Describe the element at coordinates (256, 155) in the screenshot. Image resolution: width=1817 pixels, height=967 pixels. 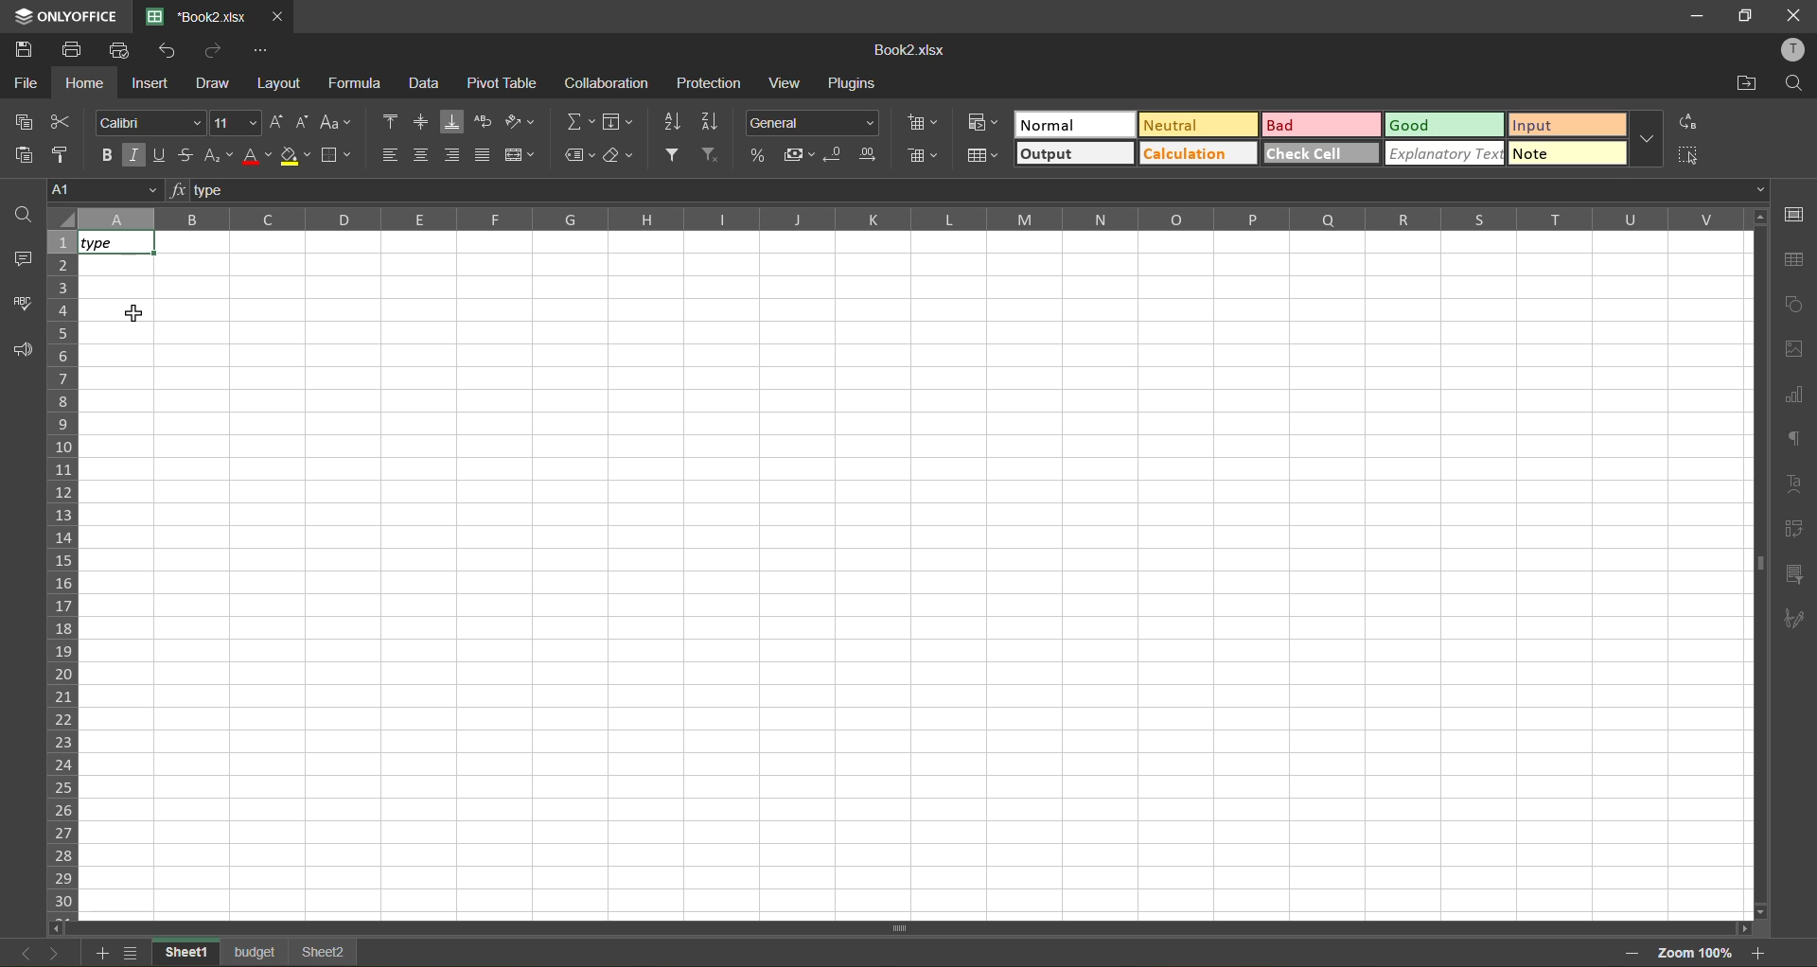
I see `font color` at that location.